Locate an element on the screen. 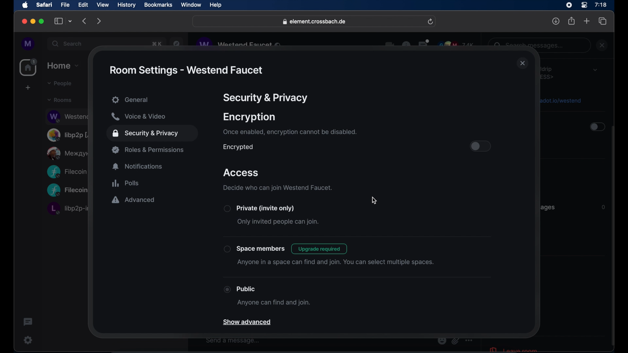  obscure text is located at coordinates (530, 45).